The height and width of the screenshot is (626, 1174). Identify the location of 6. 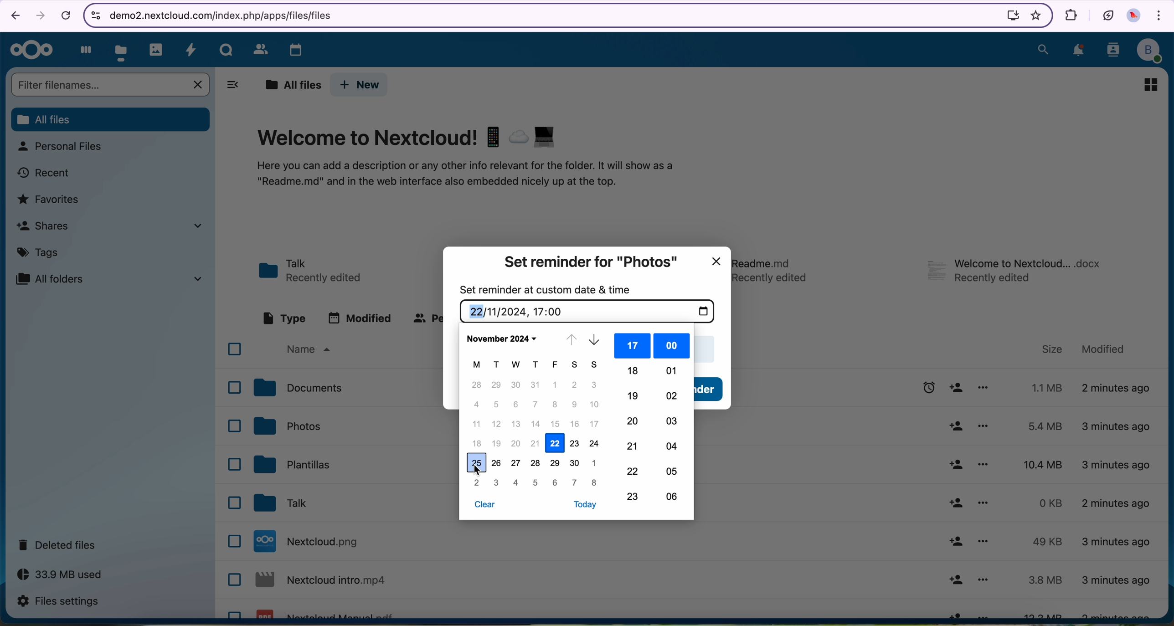
(515, 405).